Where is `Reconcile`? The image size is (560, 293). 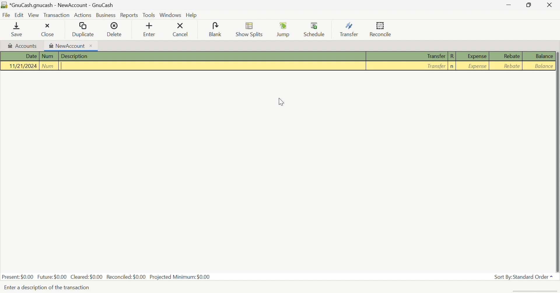 Reconcile is located at coordinates (382, 29).